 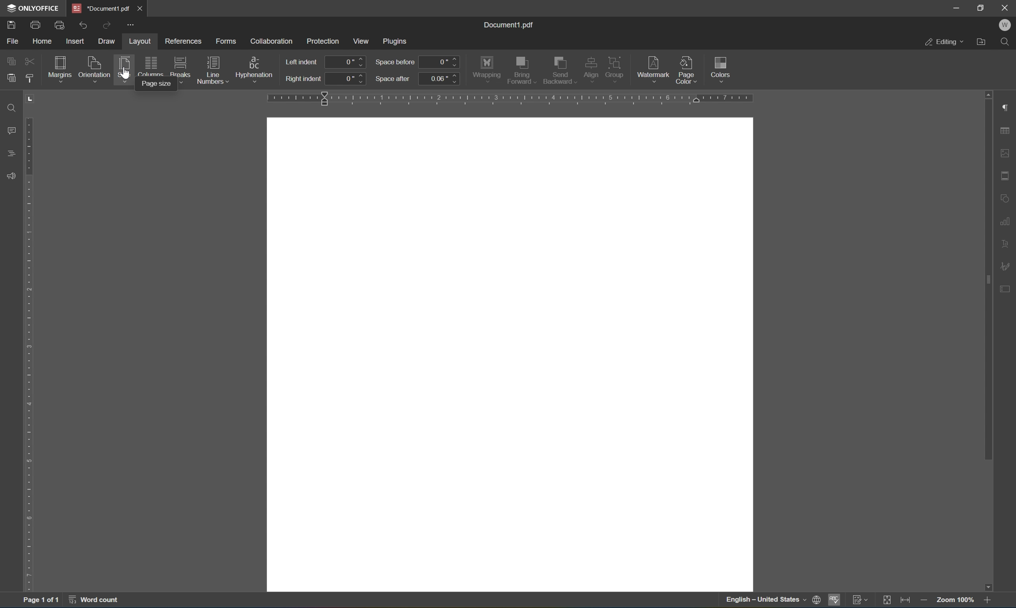 What do you see at coordinates (440, 78) in the screenshot?
I see `0.06` at bounding box center [440, 78].